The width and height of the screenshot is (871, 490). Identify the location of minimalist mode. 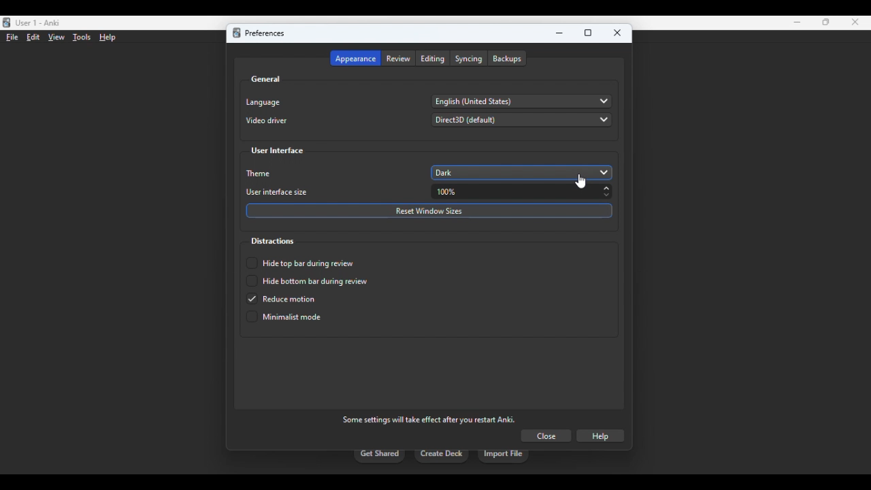
(284, 316).